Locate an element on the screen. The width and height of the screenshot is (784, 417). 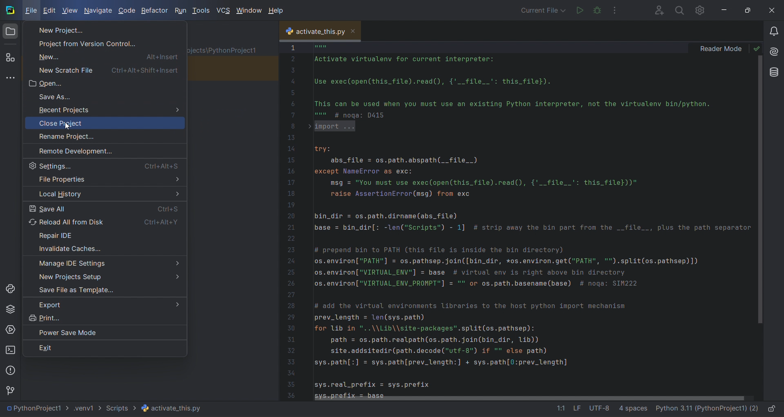
ai tool is located at coordinates (776, 51).